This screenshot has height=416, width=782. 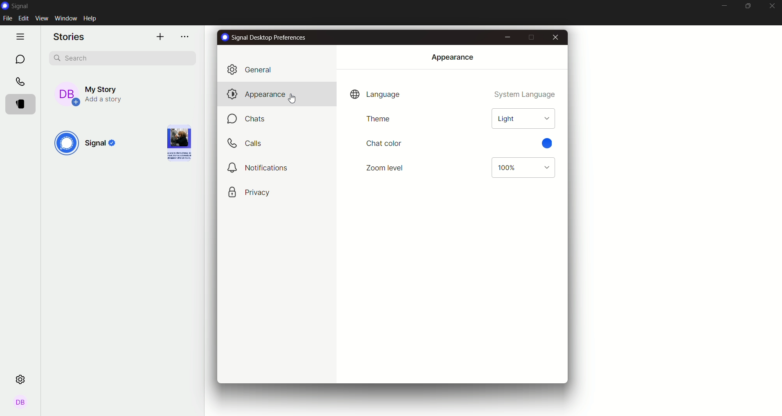 What do you see at coordinates (723, 6) in the screenshot?
I see `minimize` at bounding box center [723, 6].